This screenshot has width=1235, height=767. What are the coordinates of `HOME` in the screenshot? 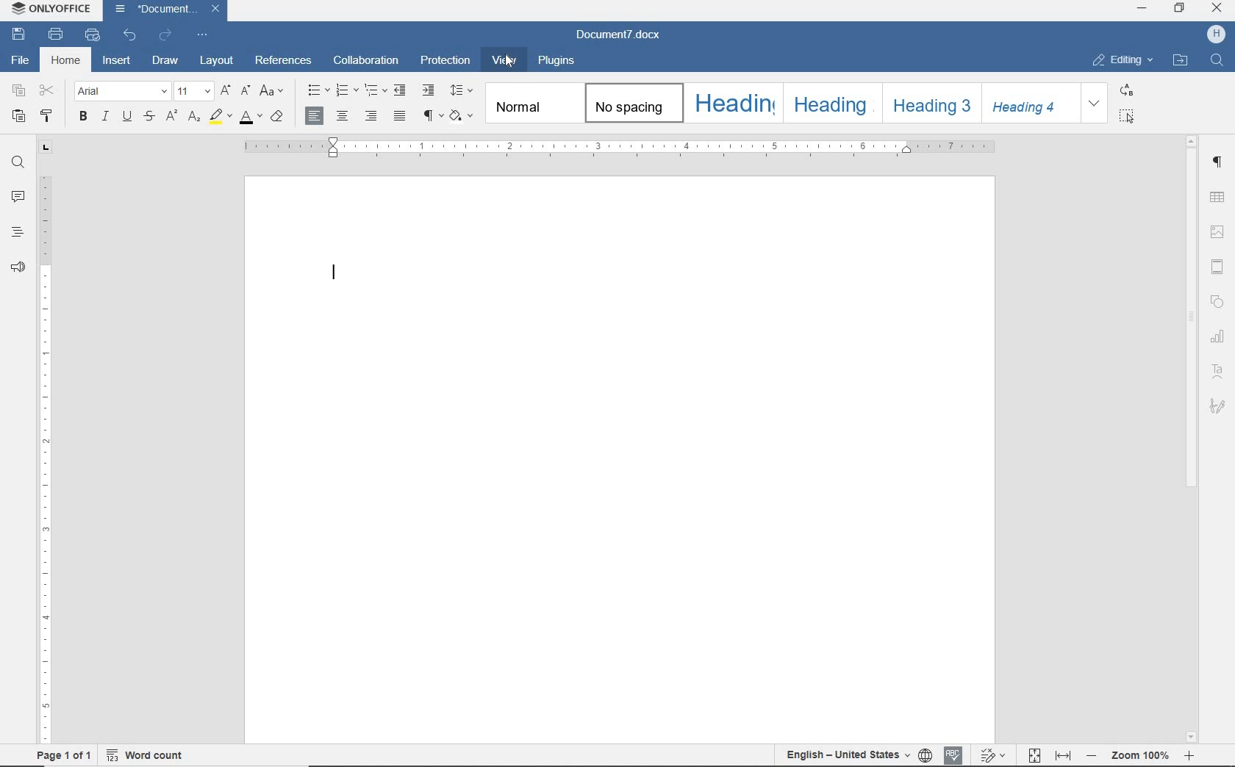 It's located at (68, 60).